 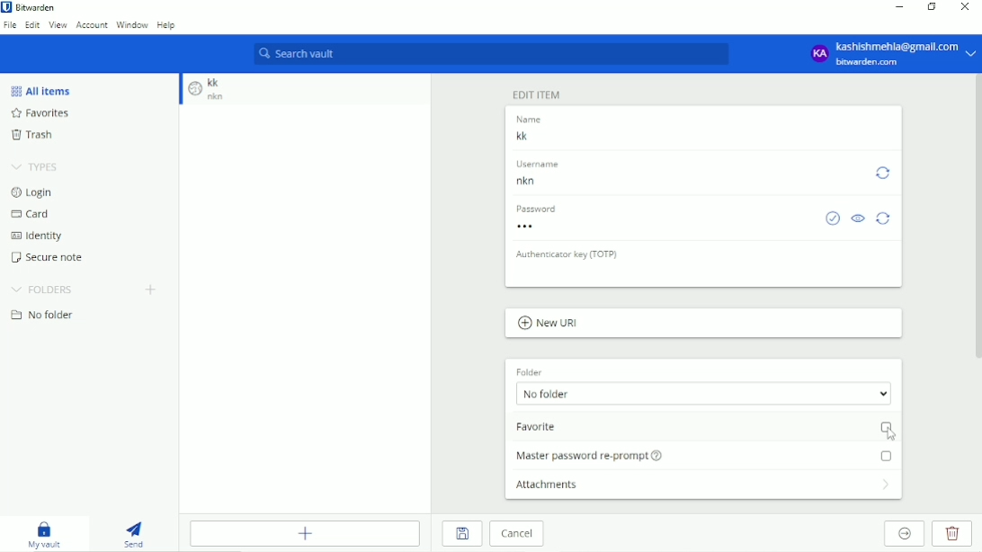 What do you see at coordinates (167, 26) in the screenshot?
I see `Help` at bounding box center [167, 26].